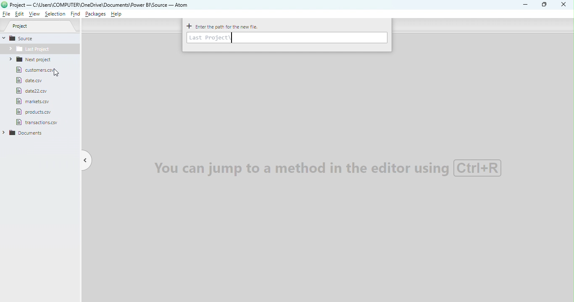  Describe the element at coordinates (39, 50) in the screenshot. I see `Folder` at that location.